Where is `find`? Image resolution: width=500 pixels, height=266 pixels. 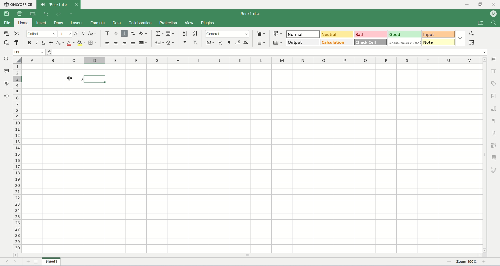
find is located at coordinates (495, 23).